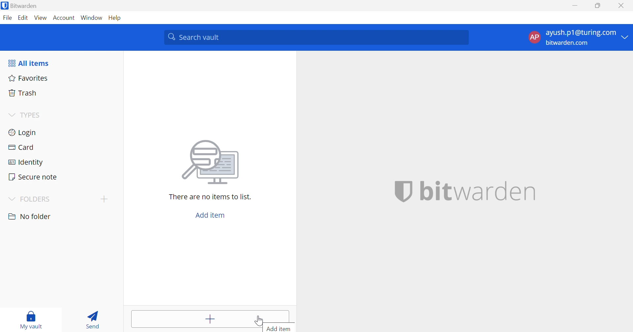 The image size is (633, 332). Describe the element at coordinates (212, 160) in the screenshot. I see `image` at that location.